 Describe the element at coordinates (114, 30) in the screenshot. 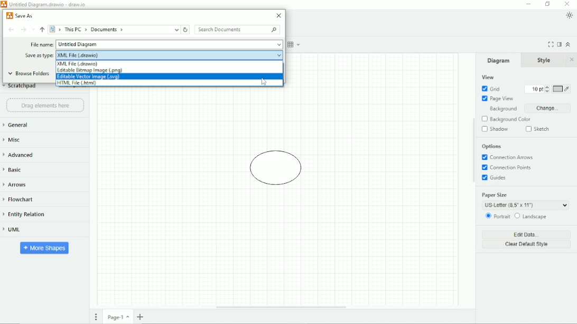

I see `> This PC > Documents >` at that location.